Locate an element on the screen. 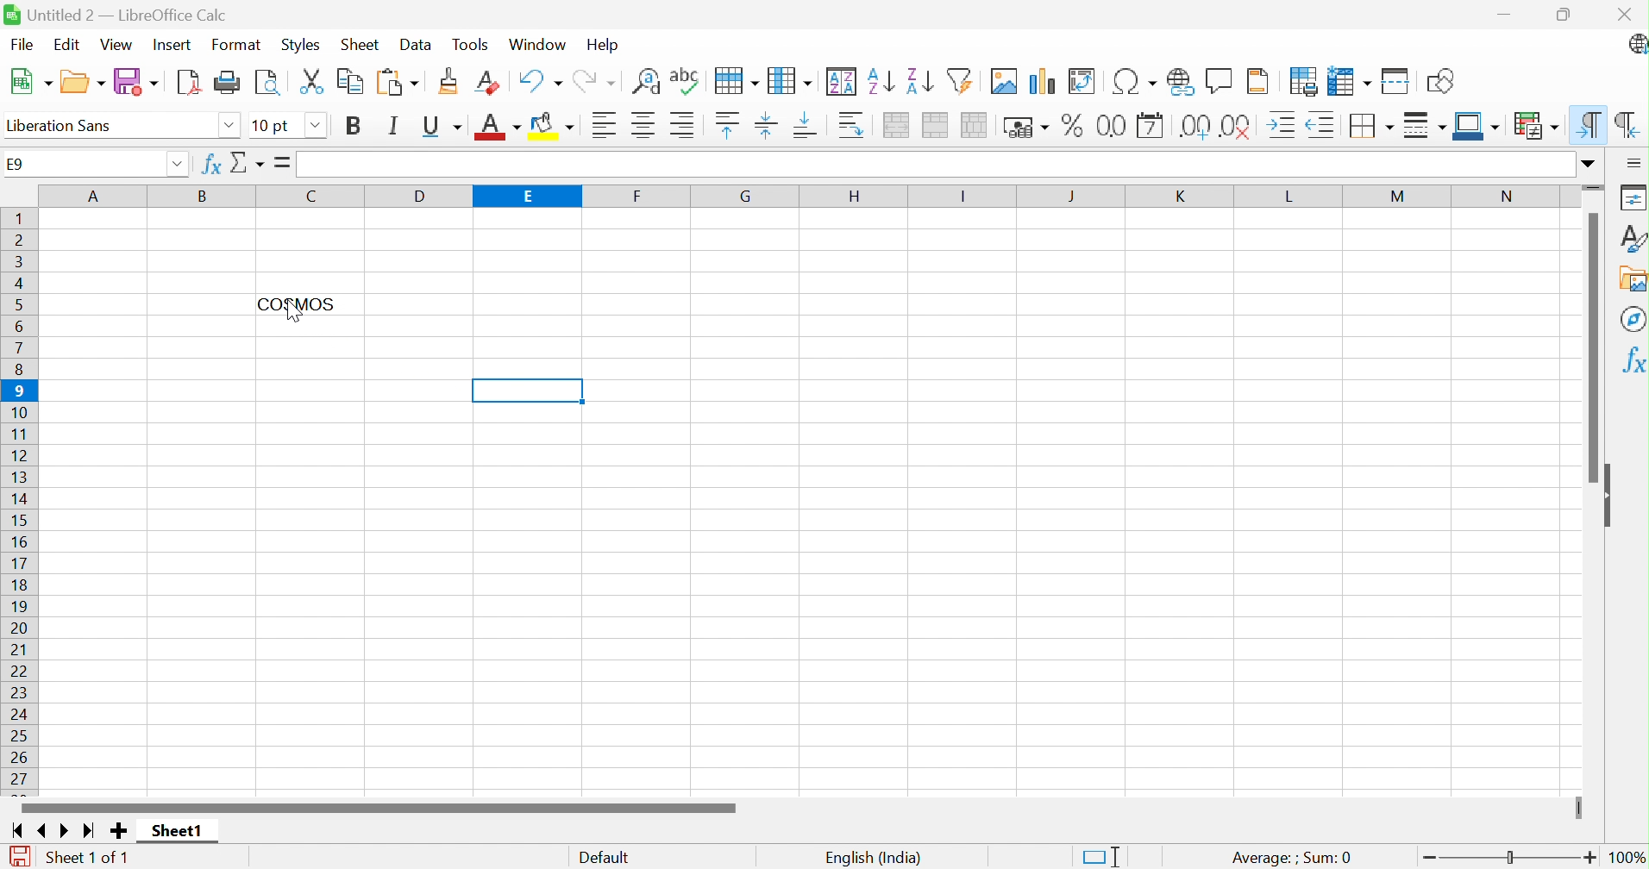 This screenshot has height=869, width=1649. Default is located at coordinates (604, 859).